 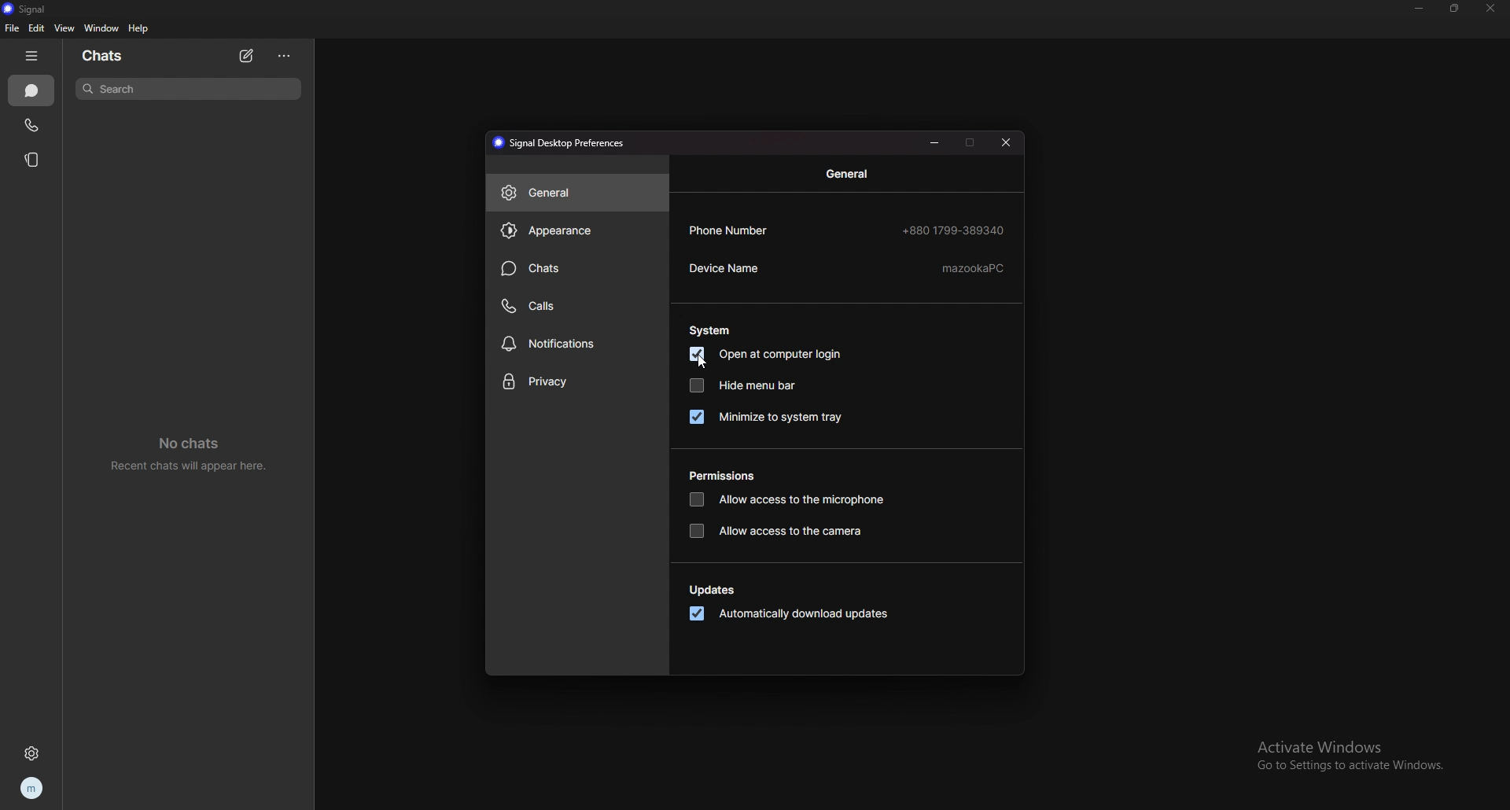 I want to click on signal, so click(x=30, y=9).